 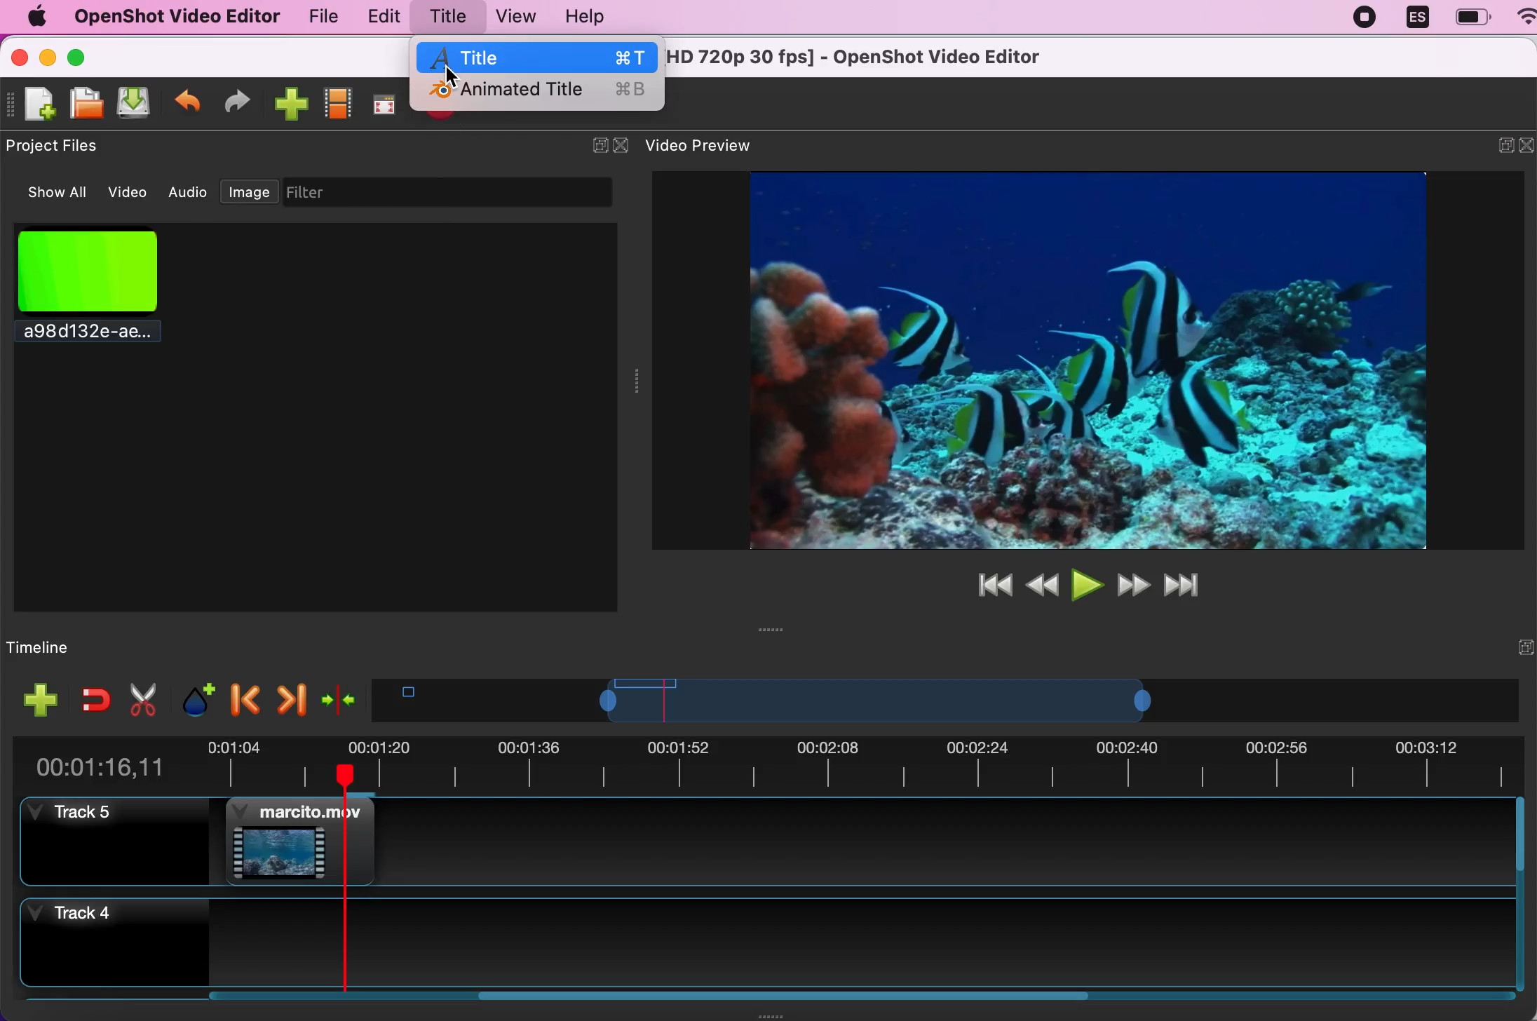 What do you see at coordinates (88, 104) in the screenshot?
I see `open file` at bounding box center [88, 104].